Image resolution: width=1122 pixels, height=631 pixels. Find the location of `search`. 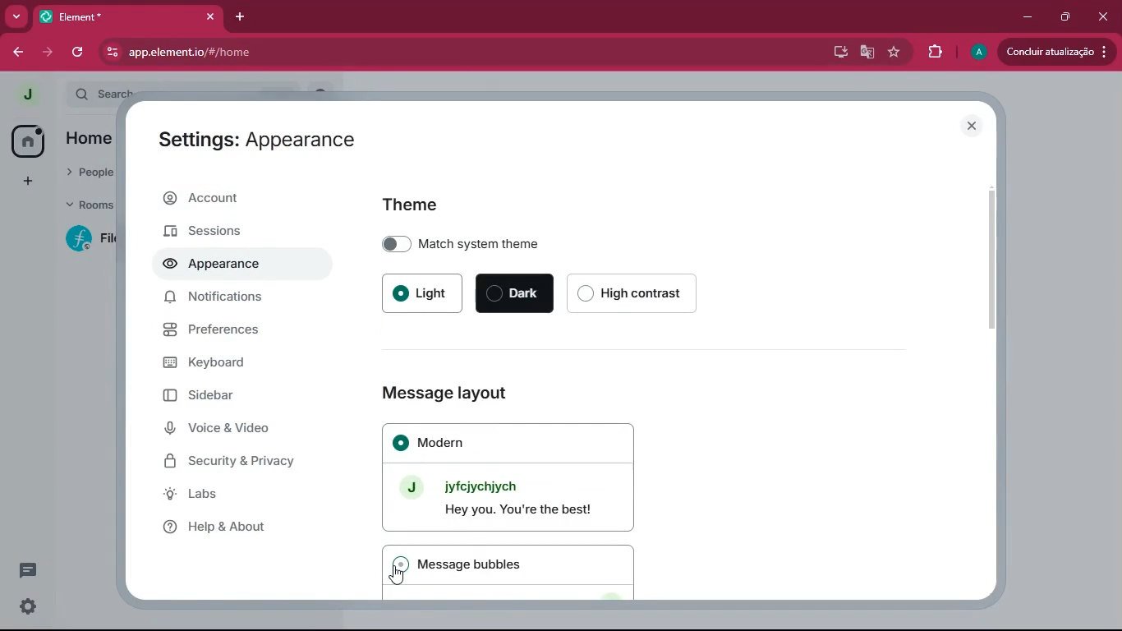

search is located at coordinates (103, 94).